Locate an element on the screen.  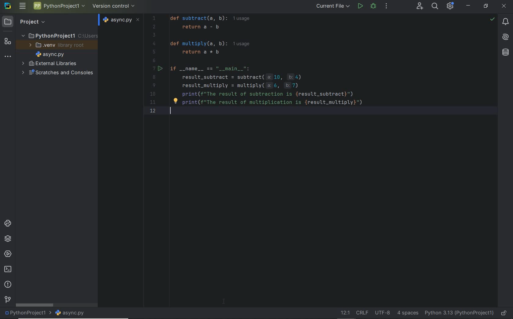
external libraries is located at coordinates (50, 63).